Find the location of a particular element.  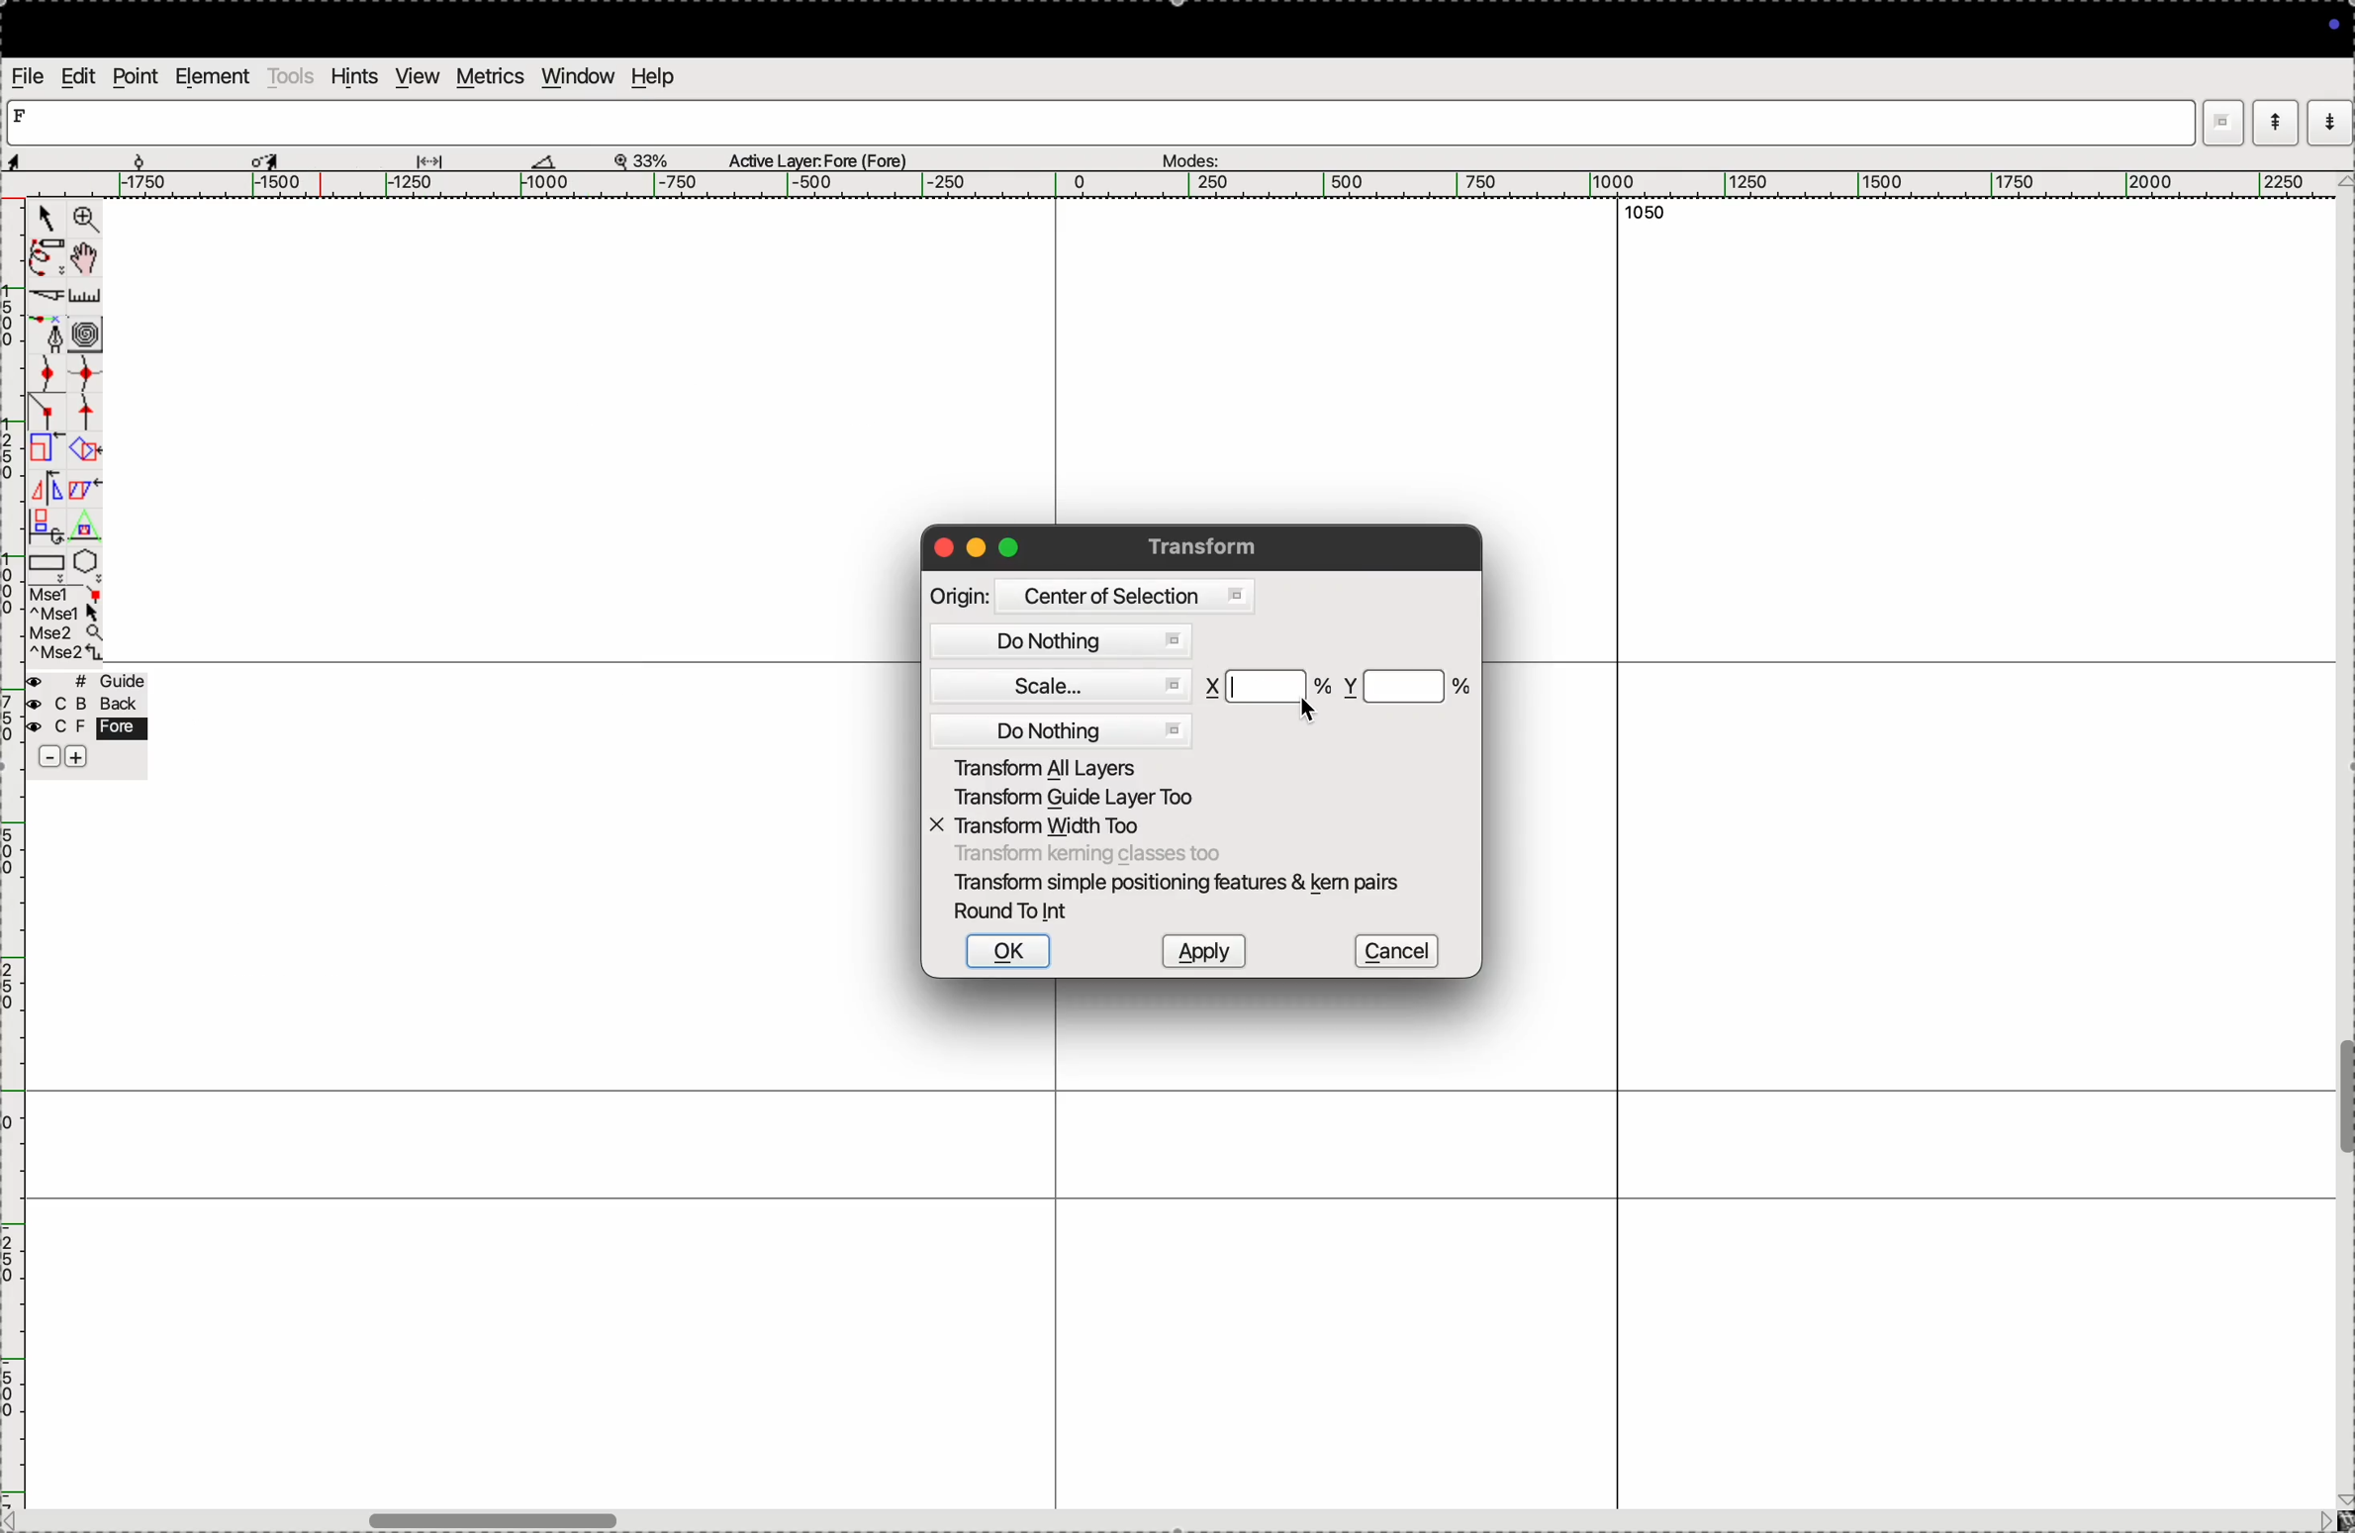

curves is located at coordinates (87, 336).